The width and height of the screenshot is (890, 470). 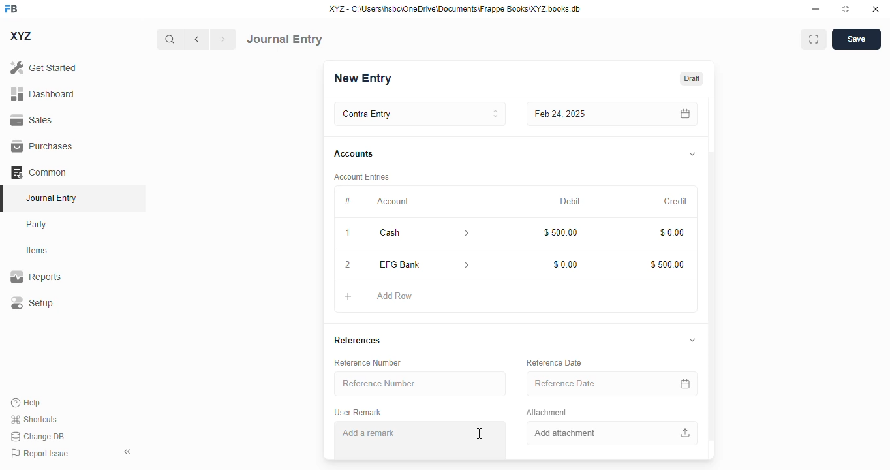 What do you see at coordinates (224, 39) in the screenshot?
I see `next` at bounding box center [224, 39].